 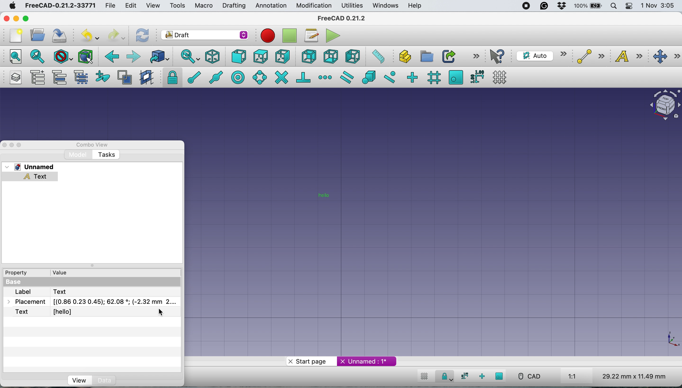 I want to click on bottom, so click(x=330, y=57).